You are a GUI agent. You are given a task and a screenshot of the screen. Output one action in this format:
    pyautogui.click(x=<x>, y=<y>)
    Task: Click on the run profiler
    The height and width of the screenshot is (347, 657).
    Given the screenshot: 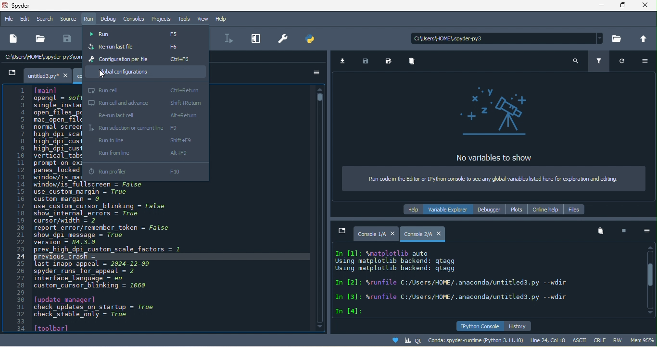 What is the action you would take?
    pyautogui.click(x=141, y=172)
    